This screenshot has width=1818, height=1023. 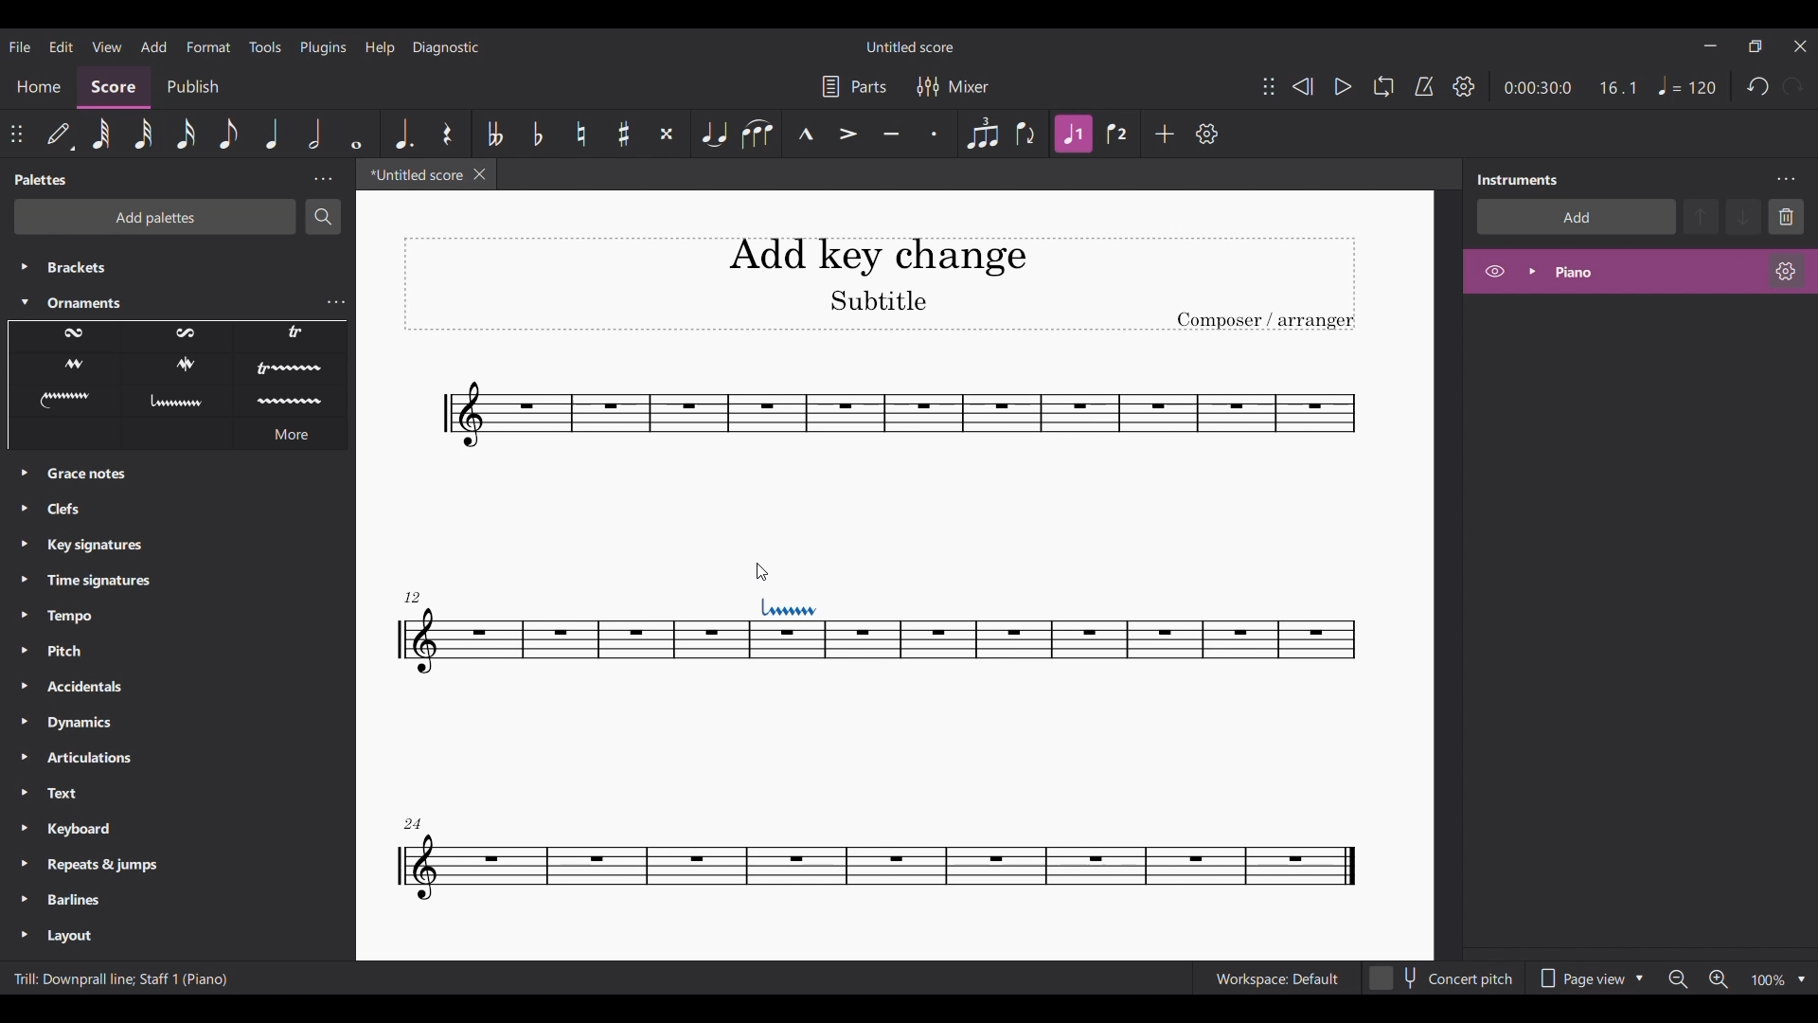 What do you see at coordinates (379, 47) in the screenshot?
I see `Help menu` at bounding box center [379, 47].